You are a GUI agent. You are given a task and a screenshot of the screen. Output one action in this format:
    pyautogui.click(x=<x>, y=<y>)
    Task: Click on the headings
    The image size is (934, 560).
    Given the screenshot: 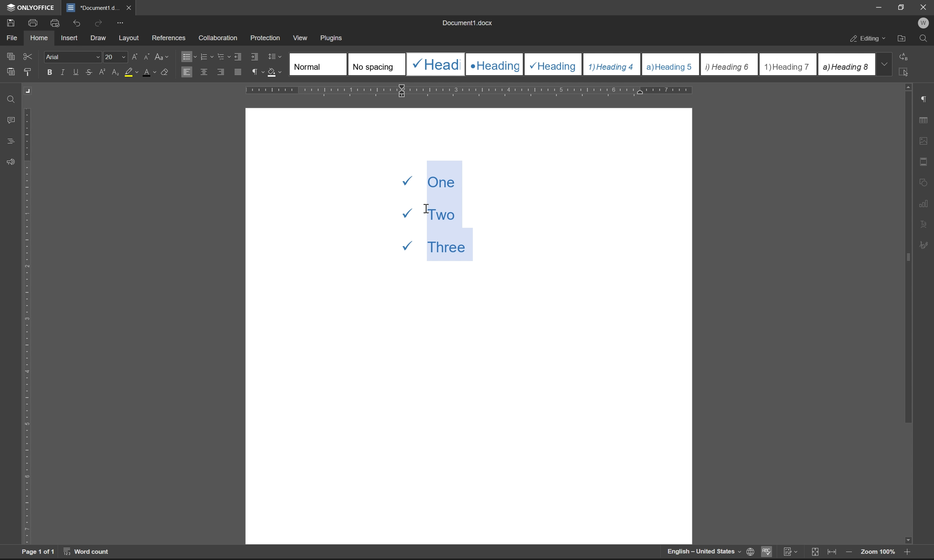 What is the action you would take?
    pyautogui.click(x=11, y=142)
    